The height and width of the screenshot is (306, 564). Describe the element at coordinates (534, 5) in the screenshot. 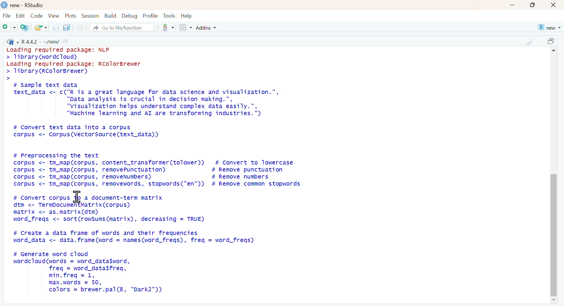

I see `maximize` at that location.